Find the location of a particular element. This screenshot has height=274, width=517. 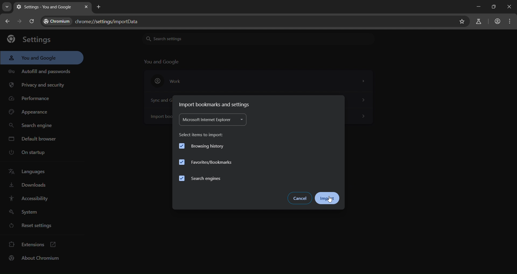

search tabs is located at coordinates (8, 8).